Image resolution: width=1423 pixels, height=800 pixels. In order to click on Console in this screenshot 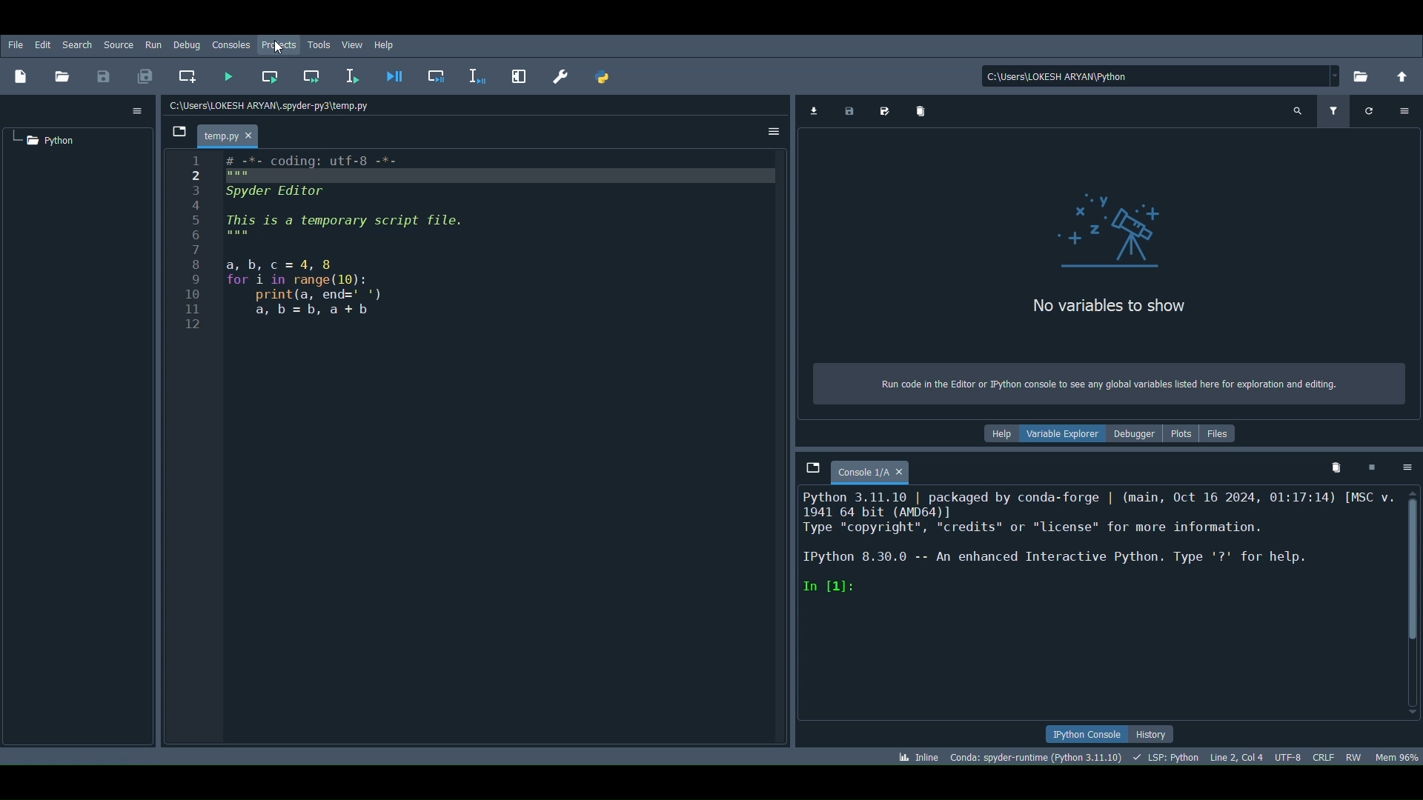, I will do `click(1095, 604)`.